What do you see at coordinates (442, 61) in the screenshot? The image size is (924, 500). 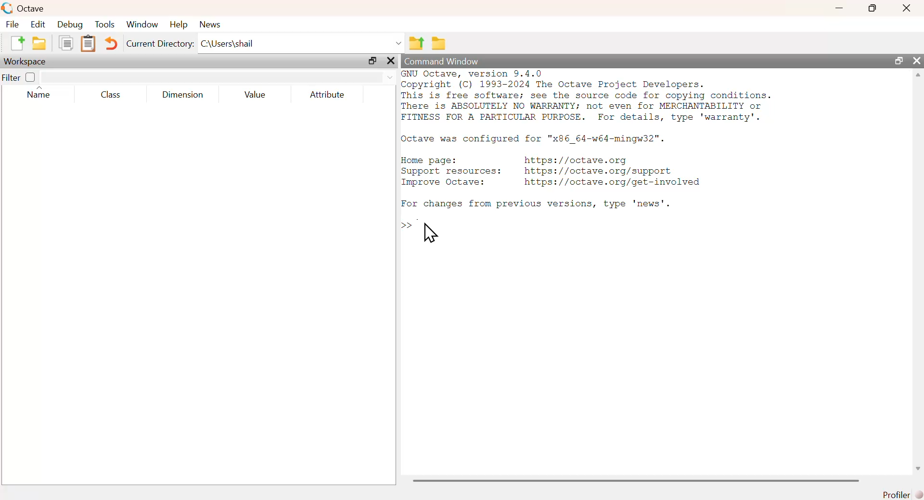 I see `command window` at bounding box center [442, 61].